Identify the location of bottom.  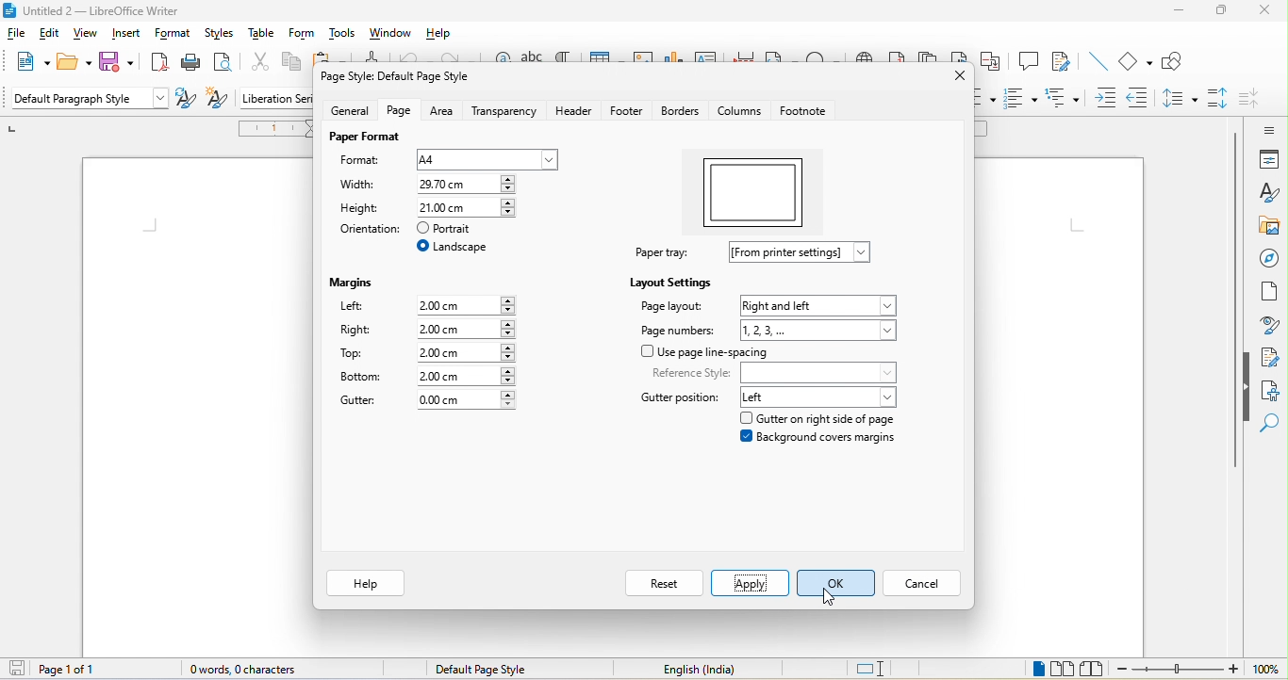
(365, 379).